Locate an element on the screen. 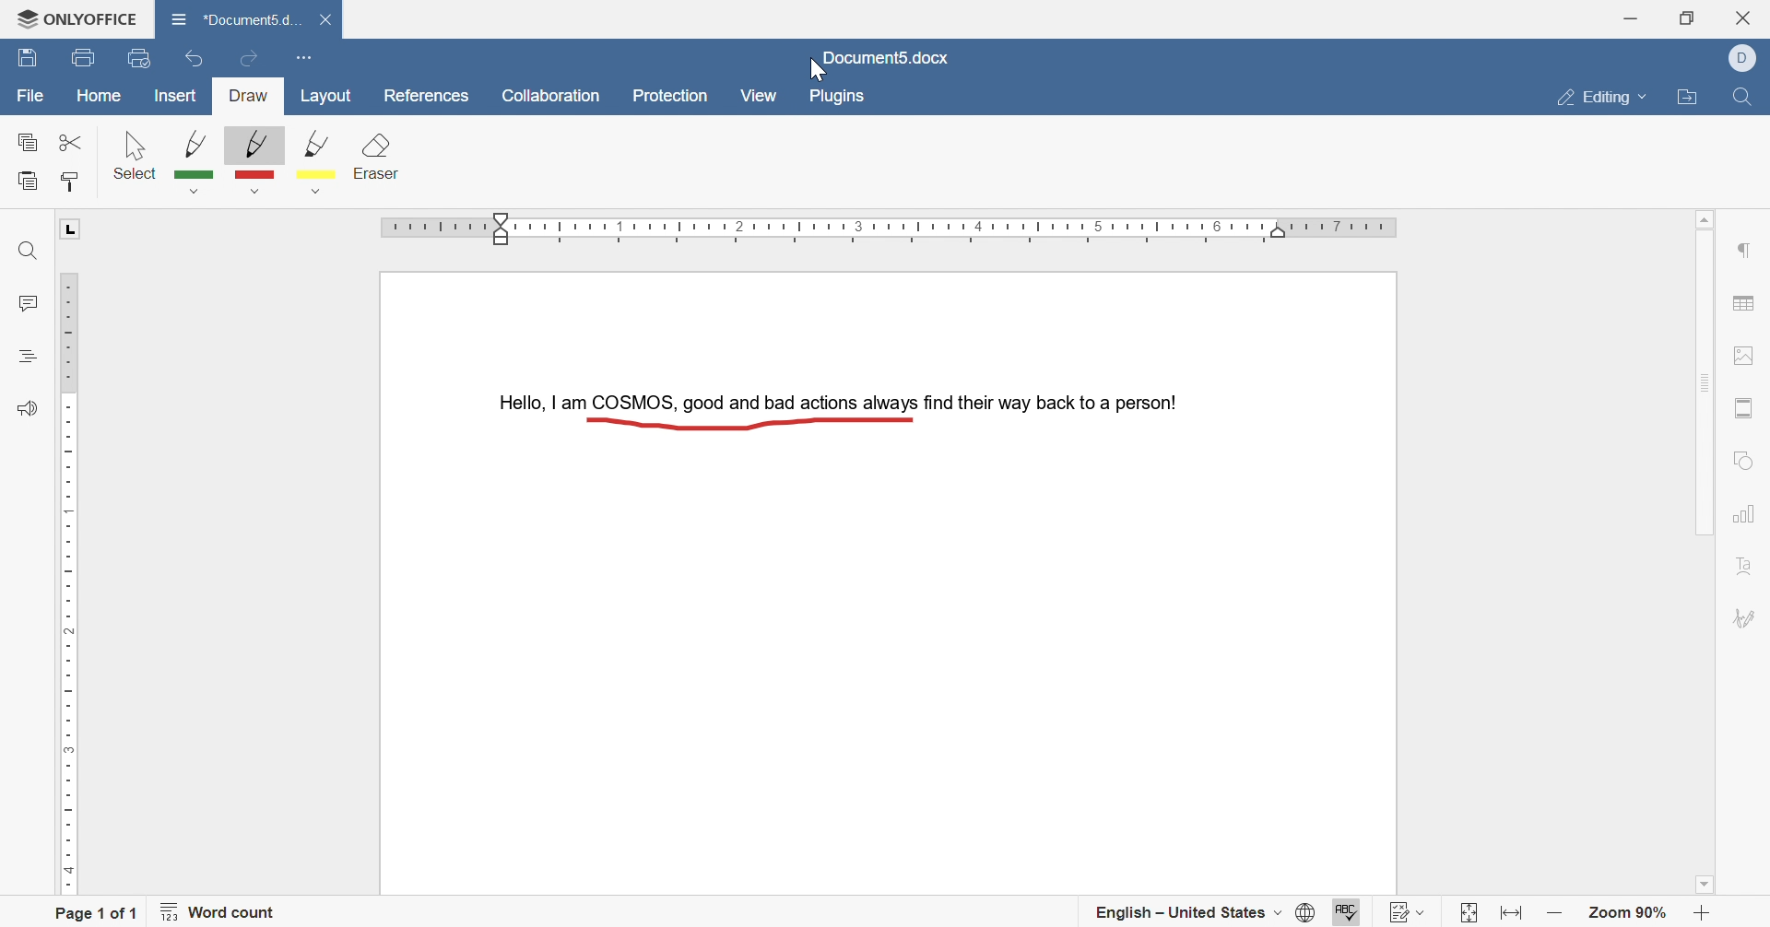  signature settings is located at coordinates (1748, 620).